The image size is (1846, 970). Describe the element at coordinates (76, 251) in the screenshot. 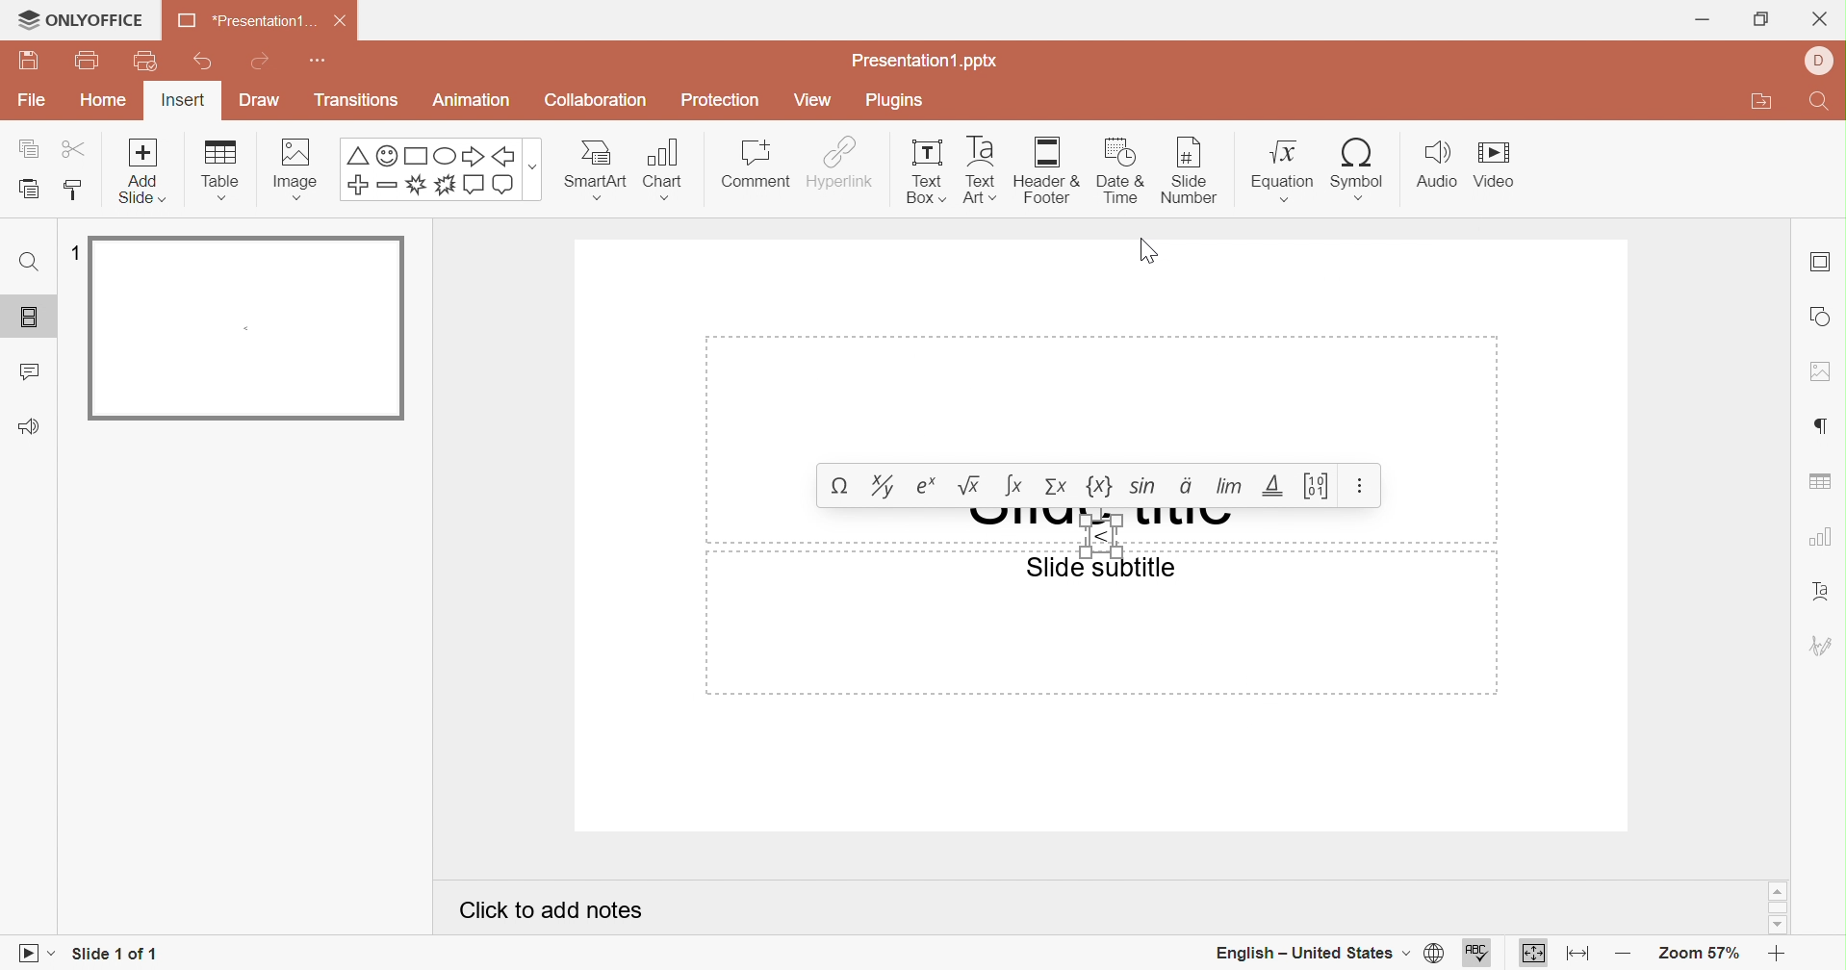

I see `1` at that location.